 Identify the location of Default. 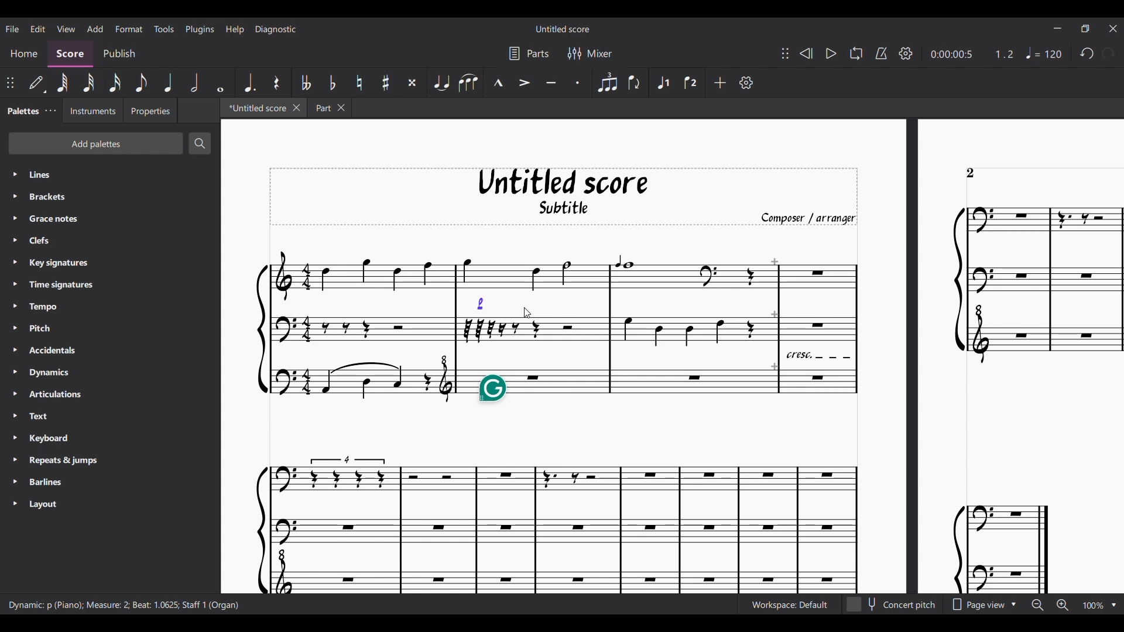
(37, 83).